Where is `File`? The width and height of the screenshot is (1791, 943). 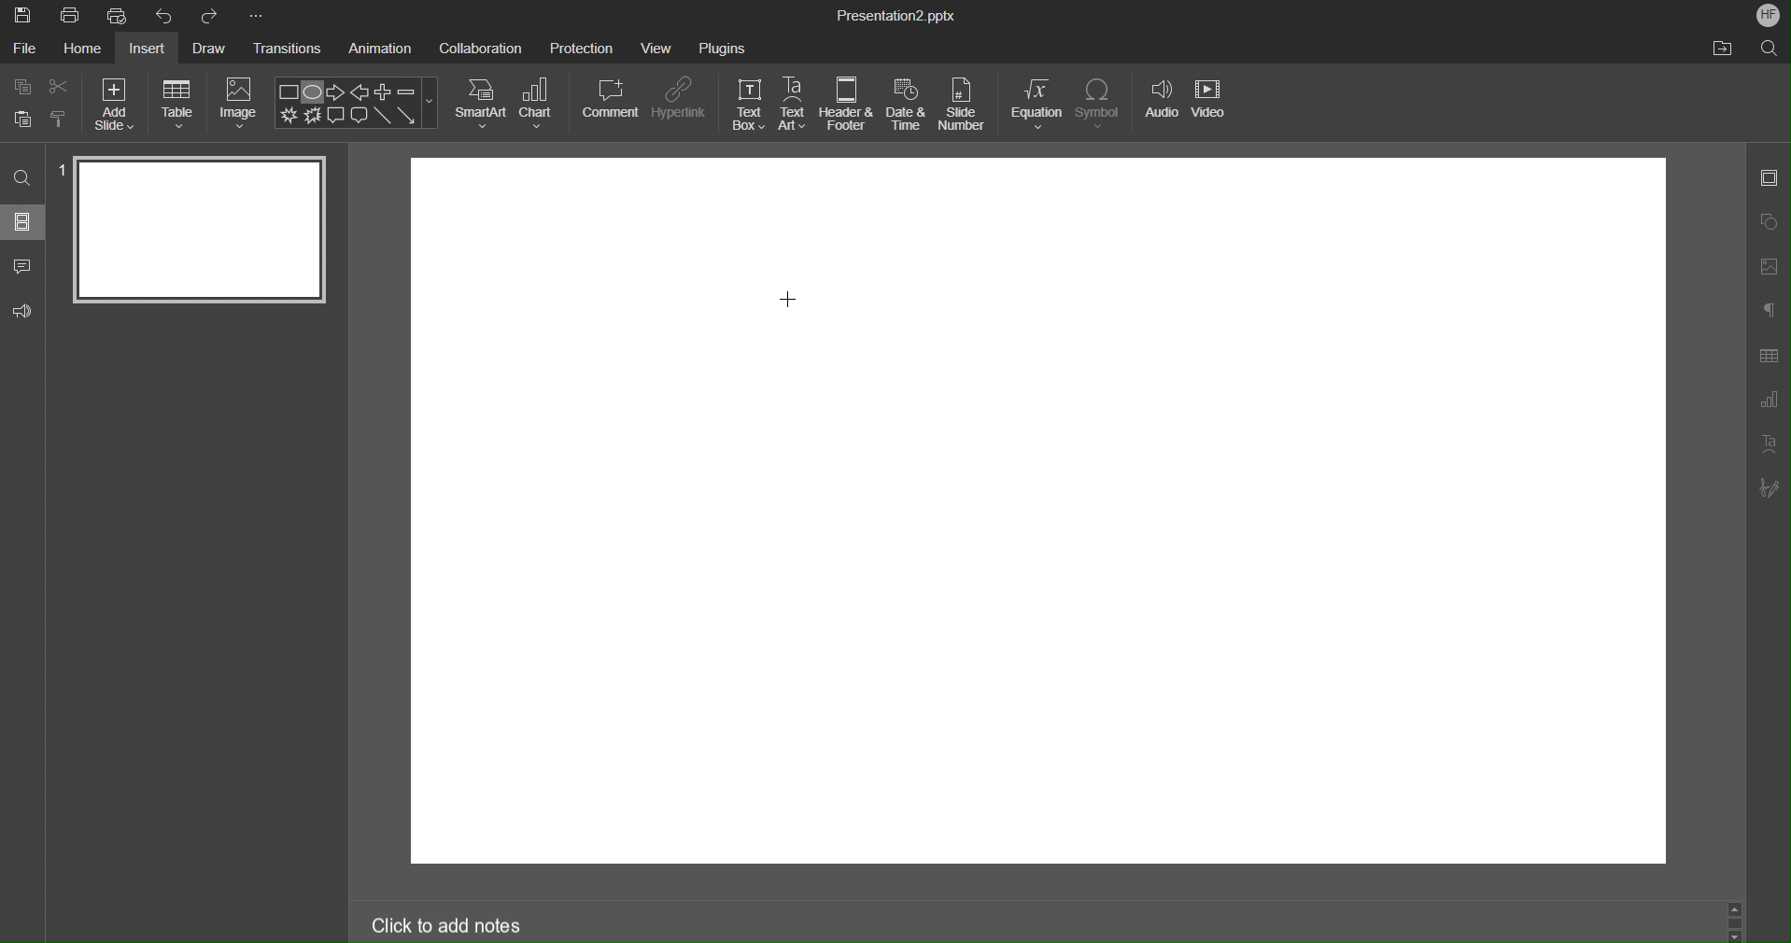
File is located at coordinates (23, 49).